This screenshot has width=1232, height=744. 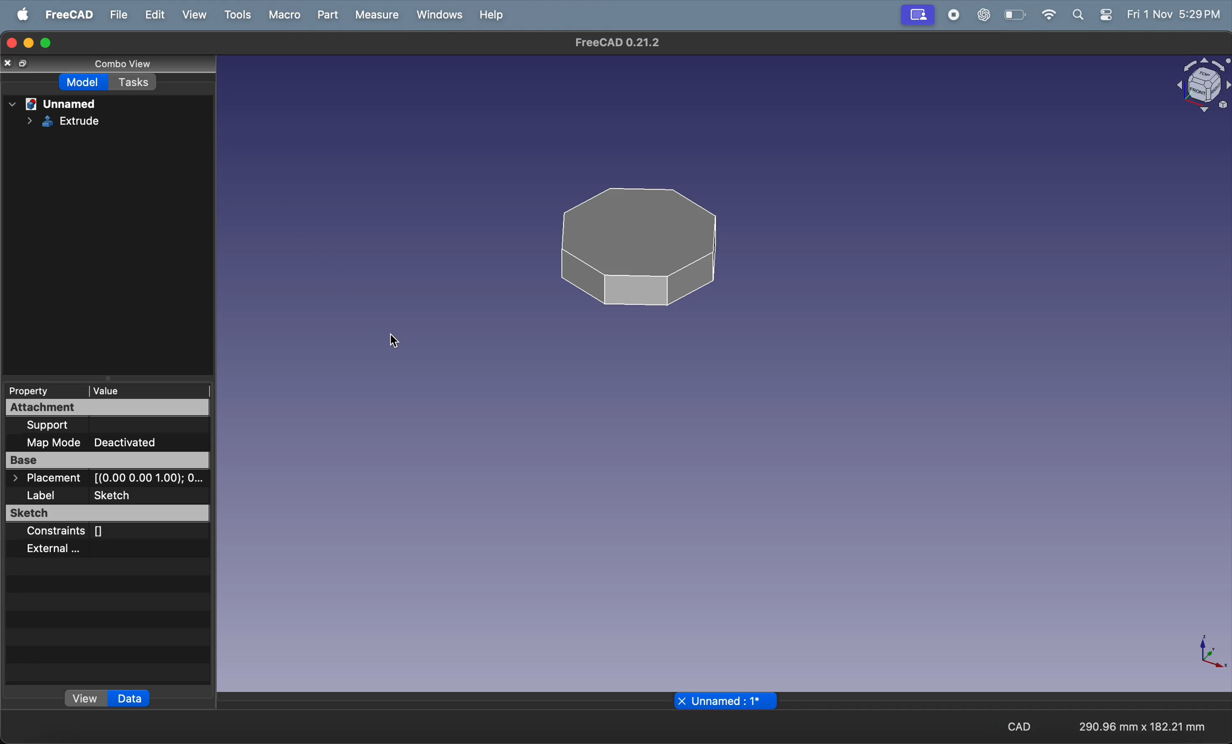 I want to click on time and date, so click(x=1172, y=13).